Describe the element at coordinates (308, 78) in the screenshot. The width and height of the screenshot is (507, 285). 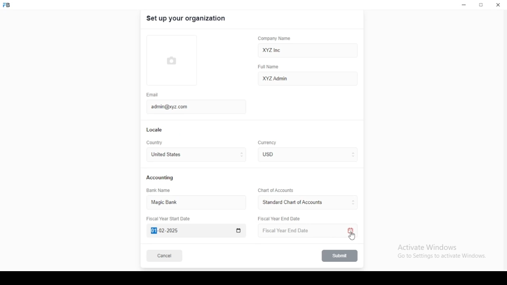
I see `XYZ Admin` at that location.